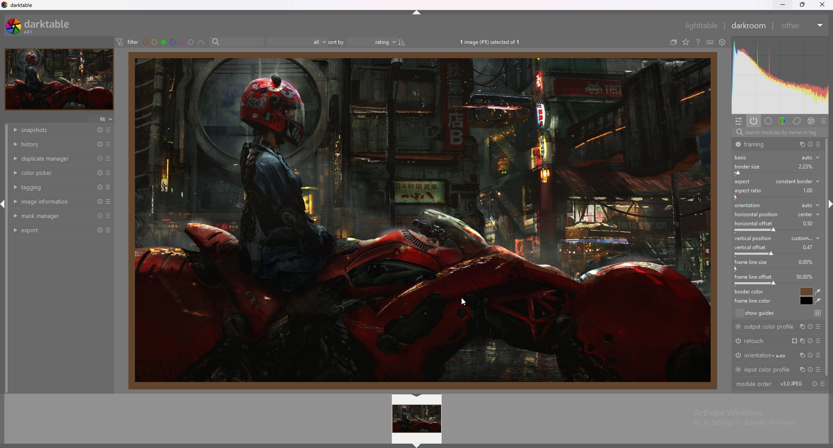  Describe the element at coordinates (819, 292) in the screenshot. I see `waterdrop` at that location.